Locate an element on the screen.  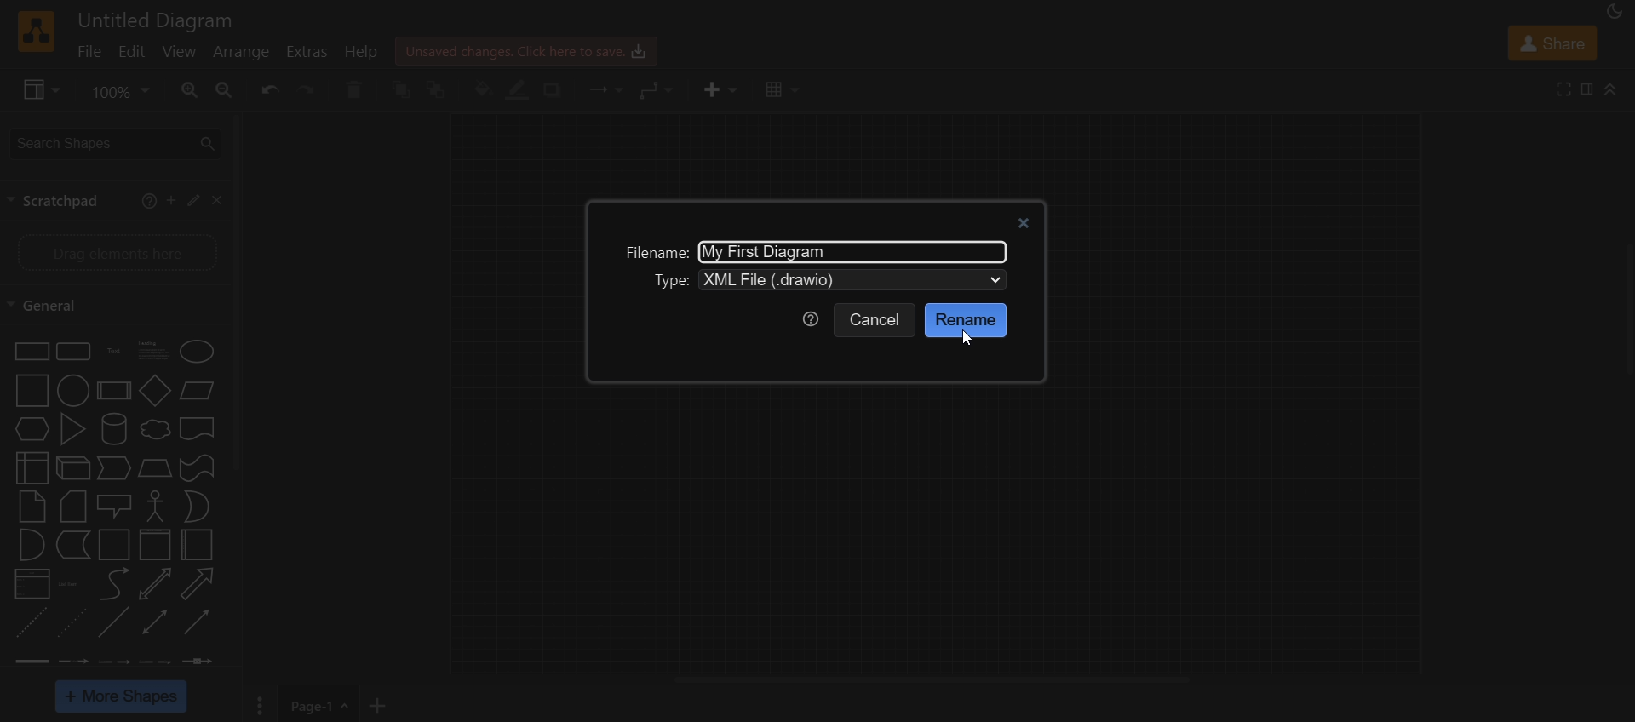
click here to save. is located at coordinates (525, 49).